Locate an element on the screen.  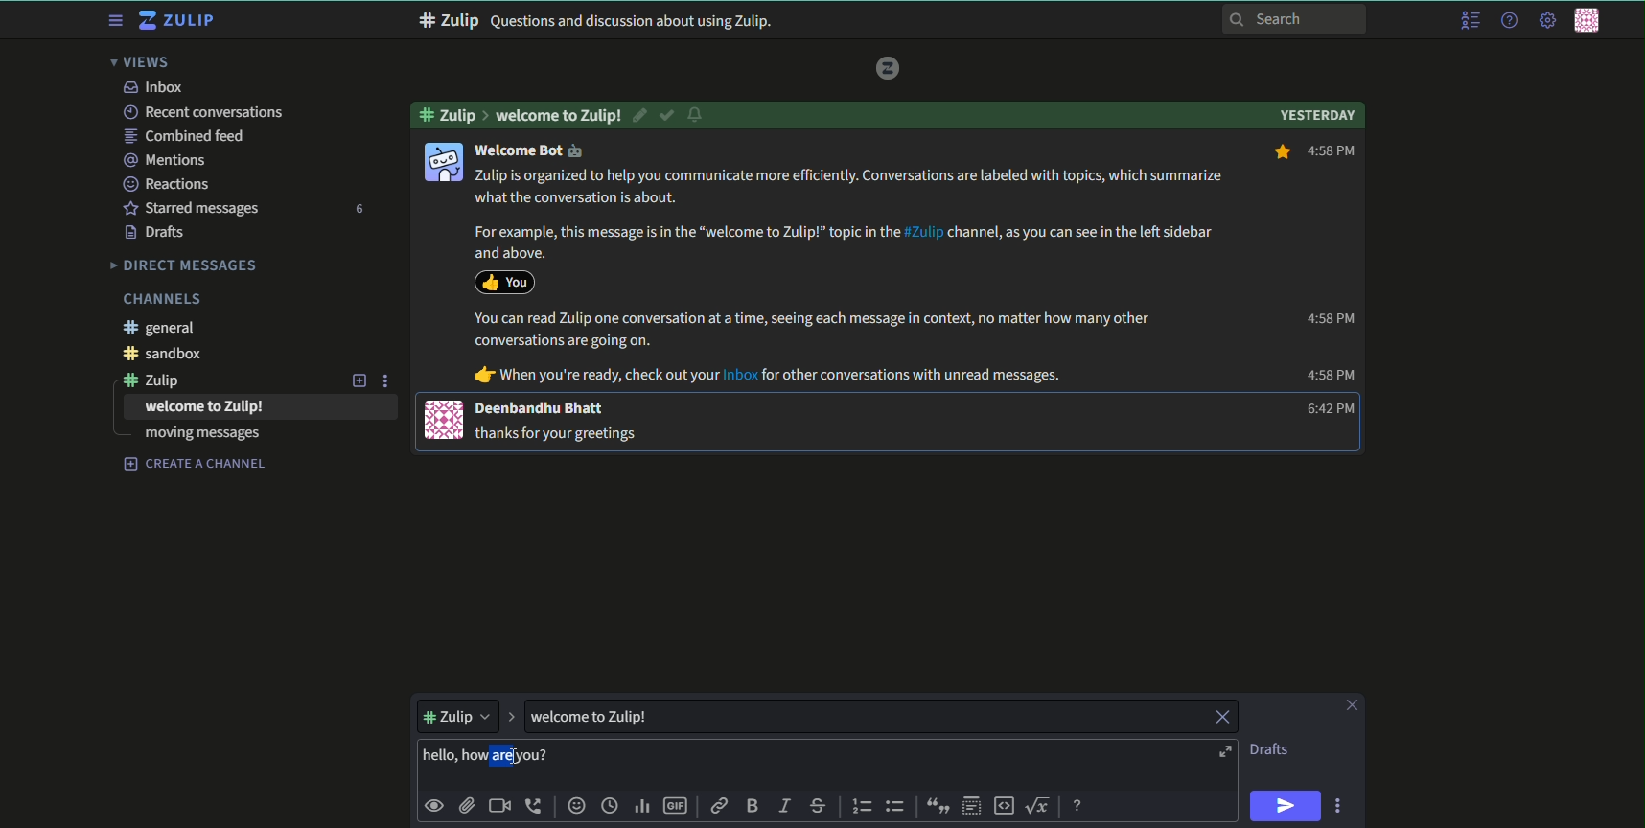
combined feed is located at coordinates (187, 136).